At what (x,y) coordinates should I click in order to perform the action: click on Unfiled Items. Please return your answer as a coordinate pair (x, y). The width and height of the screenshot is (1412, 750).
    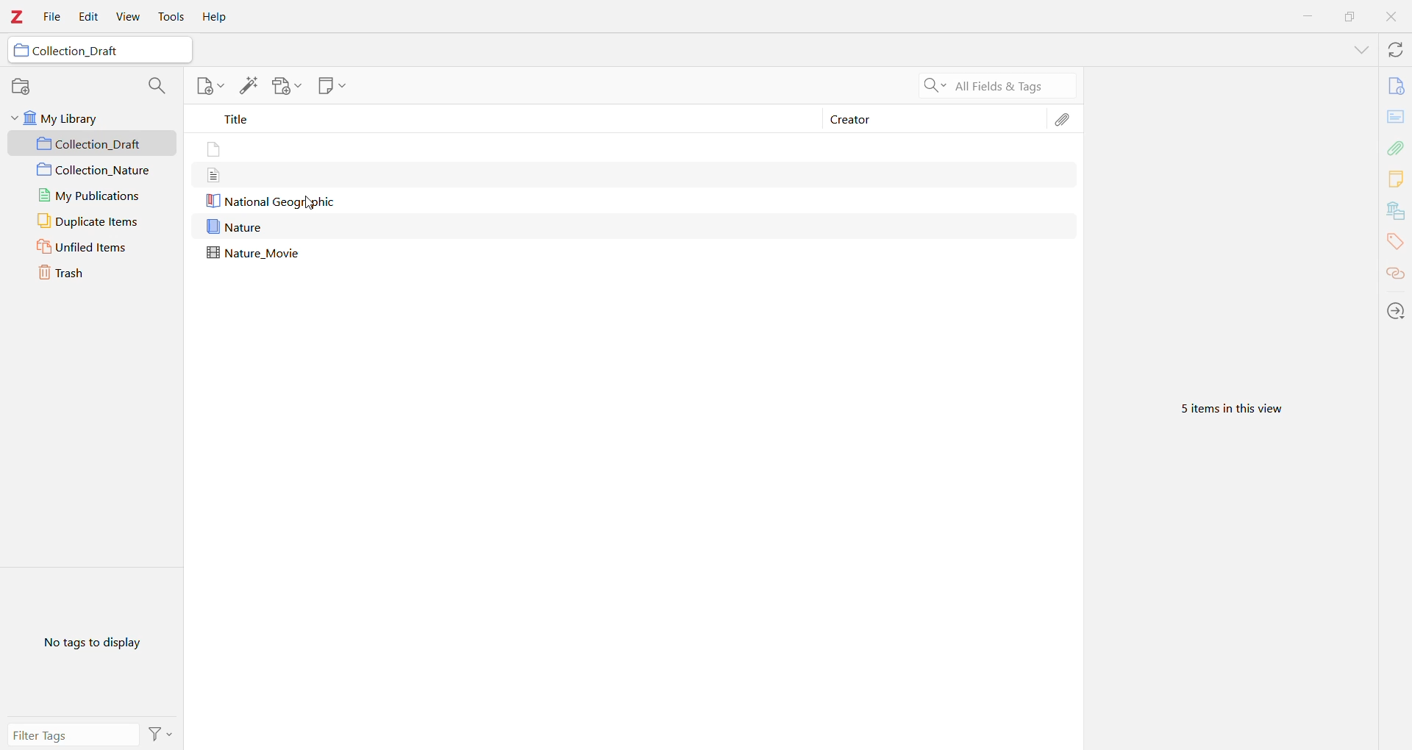
    Looking at the image, I should click on (93, 248).